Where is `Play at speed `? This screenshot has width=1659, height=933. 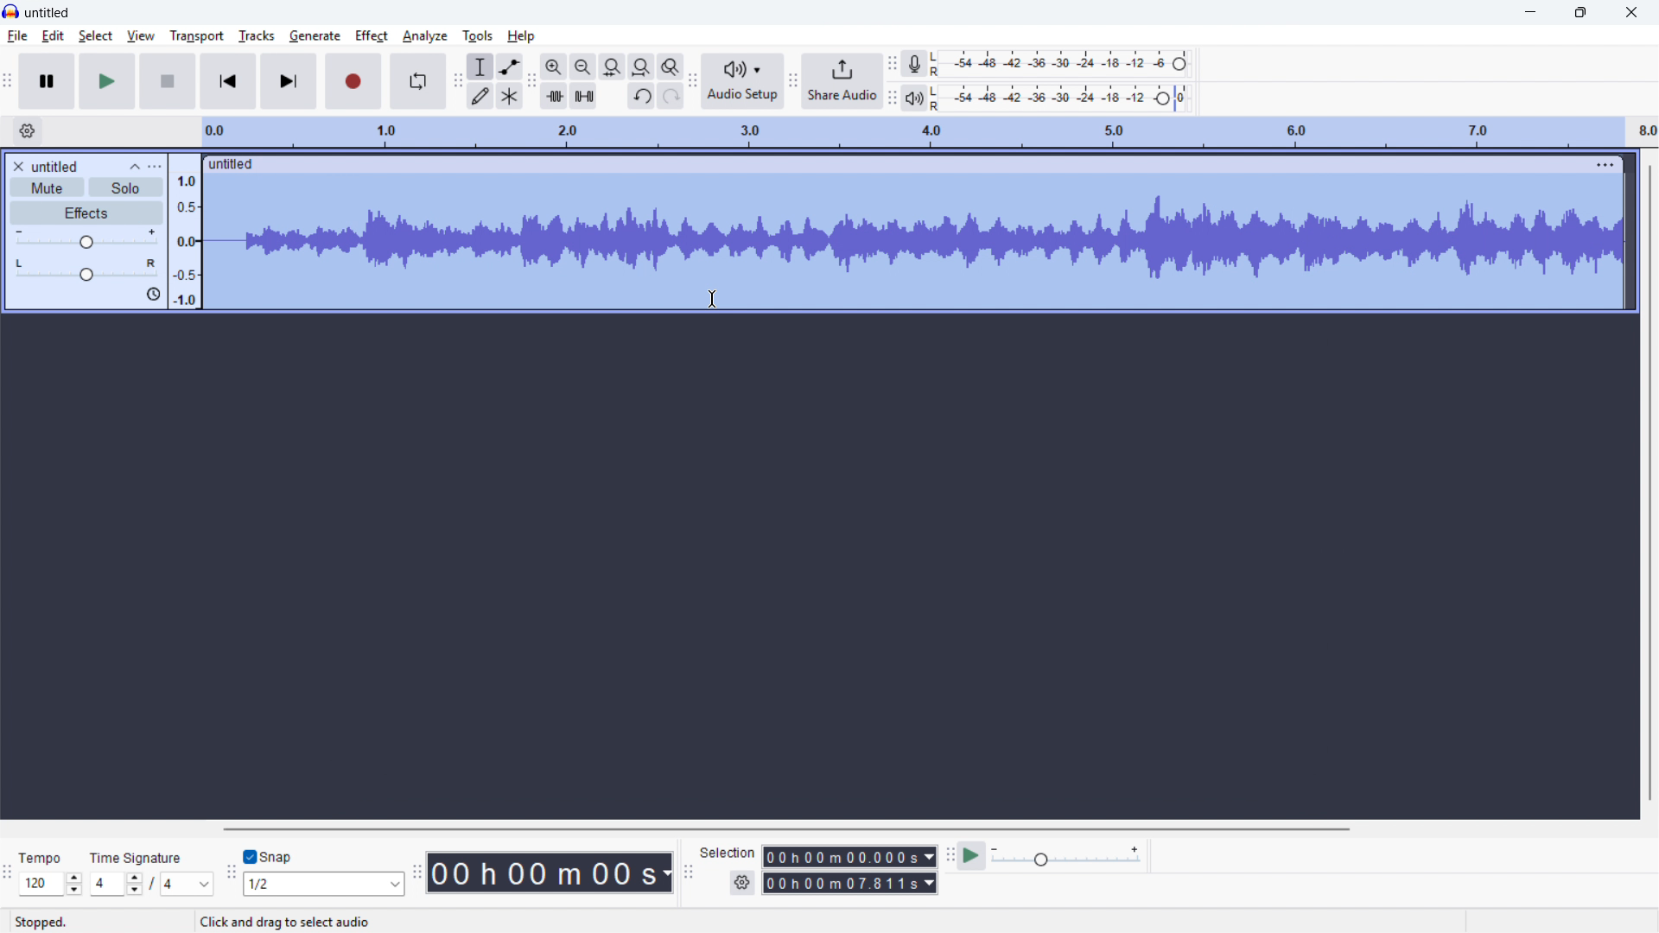
Play at speed  is located at coordinates (969, 856).